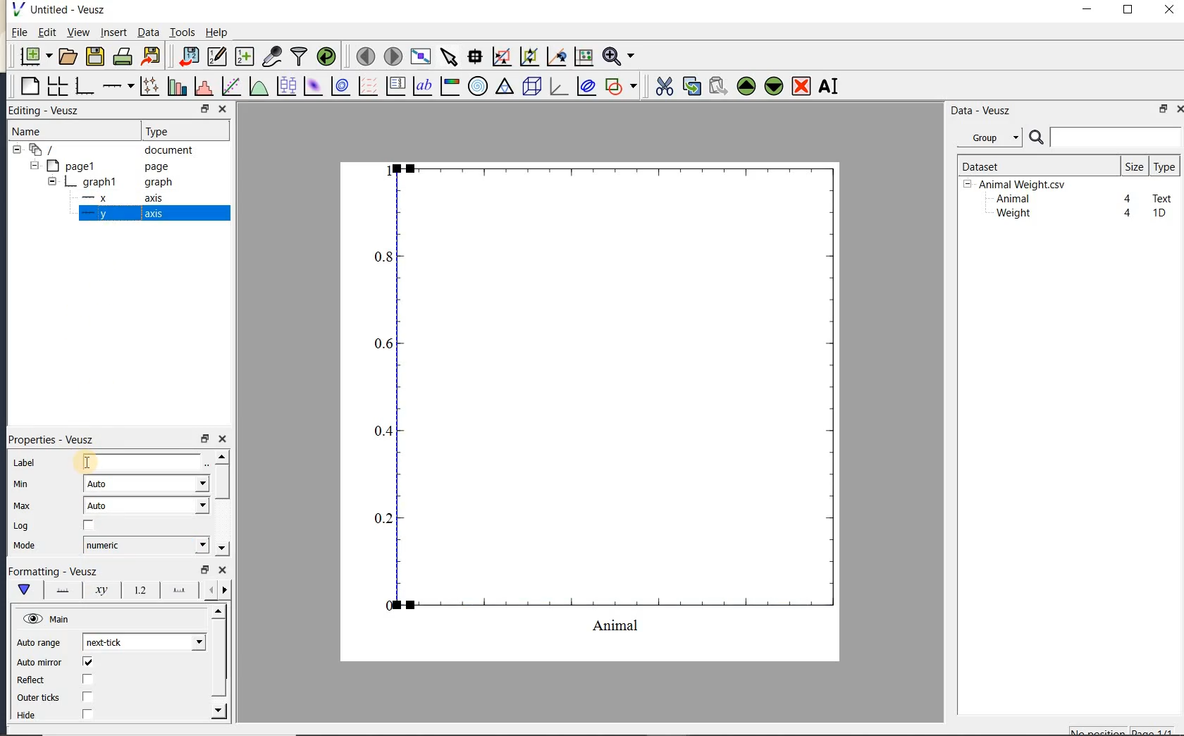 The image size is (1184, 736). Describe the element at coordinates (28, 87) in the screenshot. I see `blank page` at that location.